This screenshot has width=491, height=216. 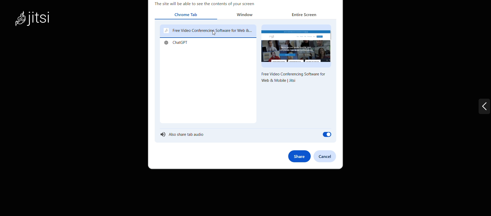 What do you see at coordinates (474, 108) in the screenshot?
I see `expand` at bounding box center [474, 108].